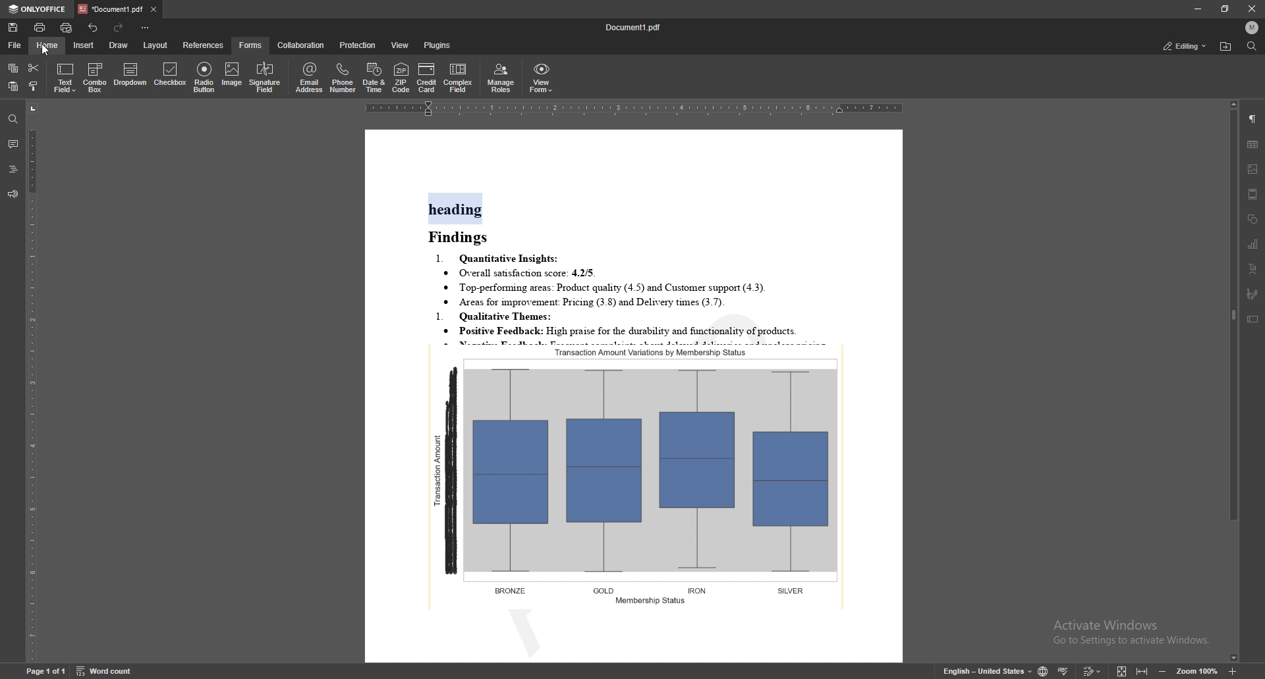 This screenshot has height=679, width=1265. I want to click on heading, so click(457, 209).